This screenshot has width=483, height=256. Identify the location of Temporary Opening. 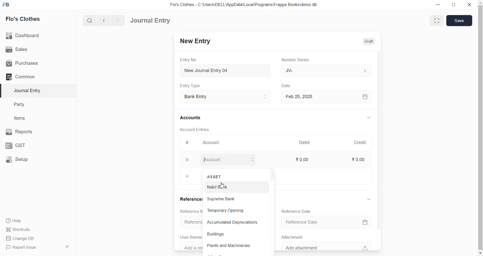
(233, 210).